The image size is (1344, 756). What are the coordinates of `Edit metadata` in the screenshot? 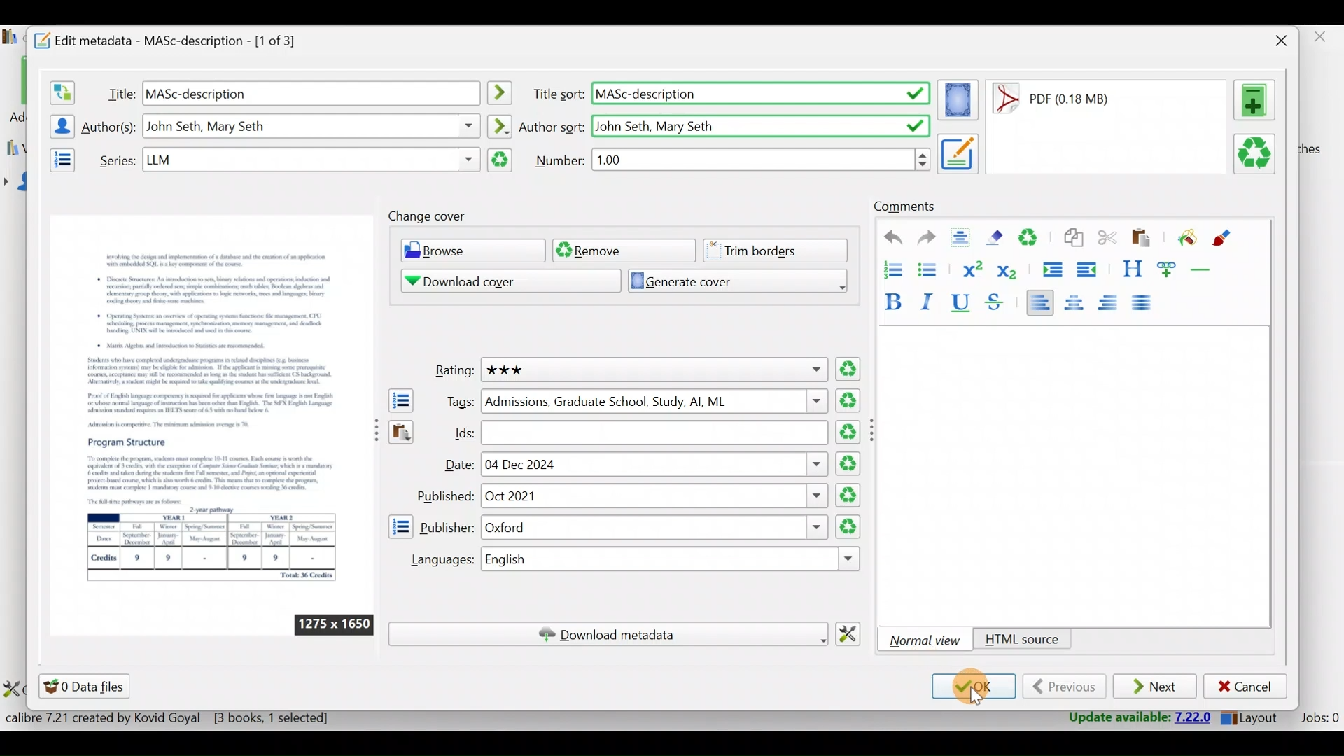 It's located at (179, 38).